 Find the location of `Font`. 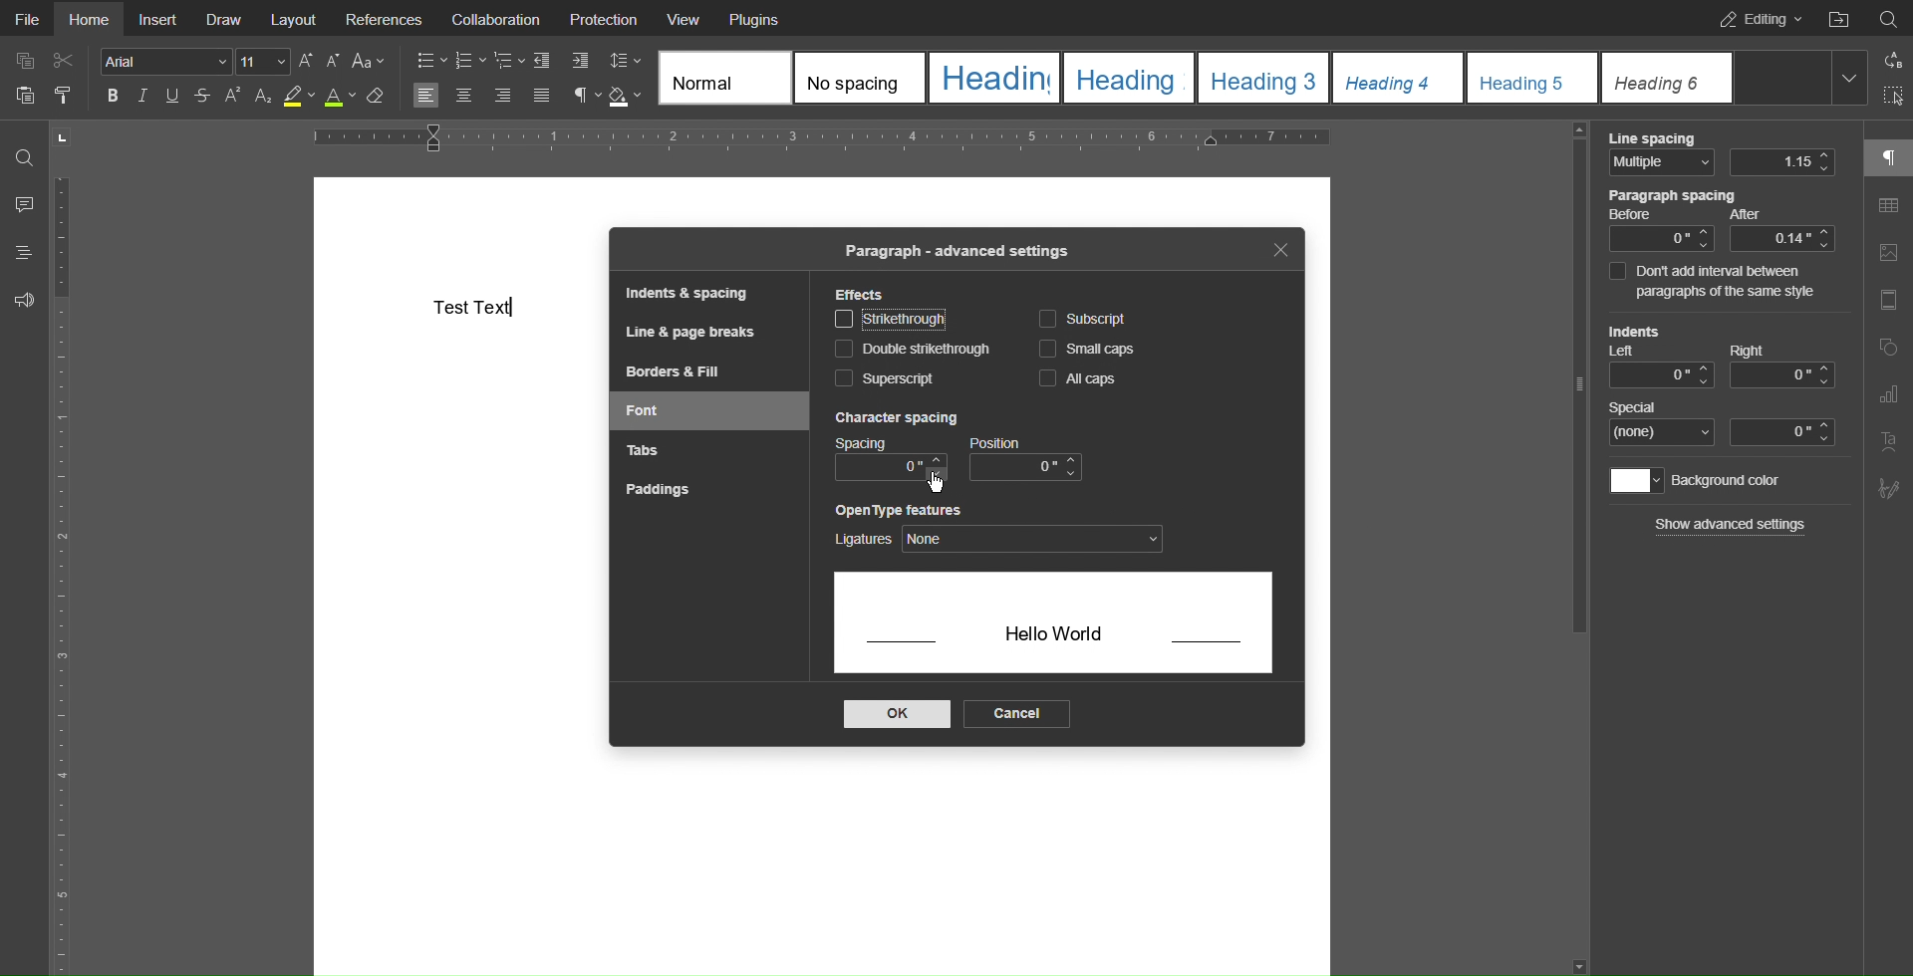

Font is located at coordinates (646, 410).